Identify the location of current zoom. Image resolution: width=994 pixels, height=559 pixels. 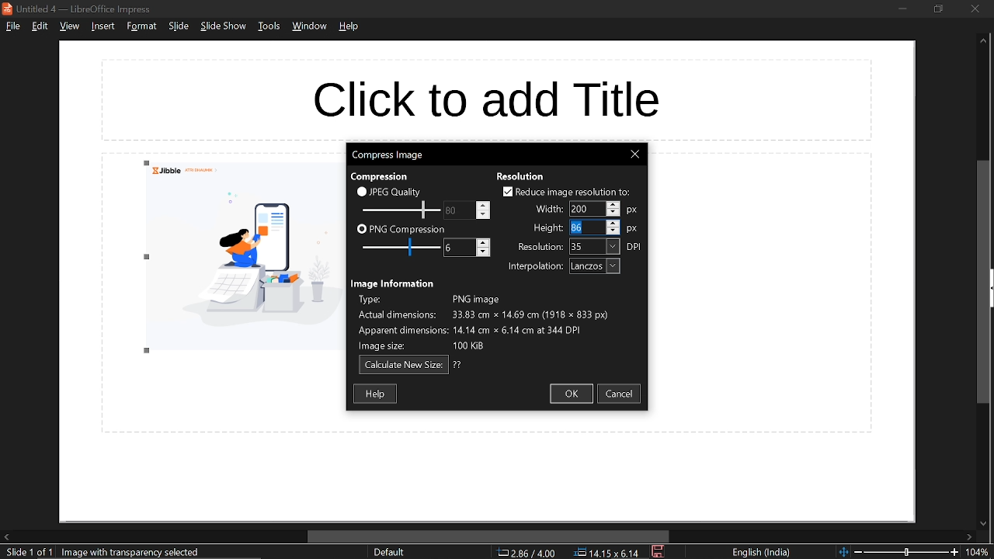
(980, 553).